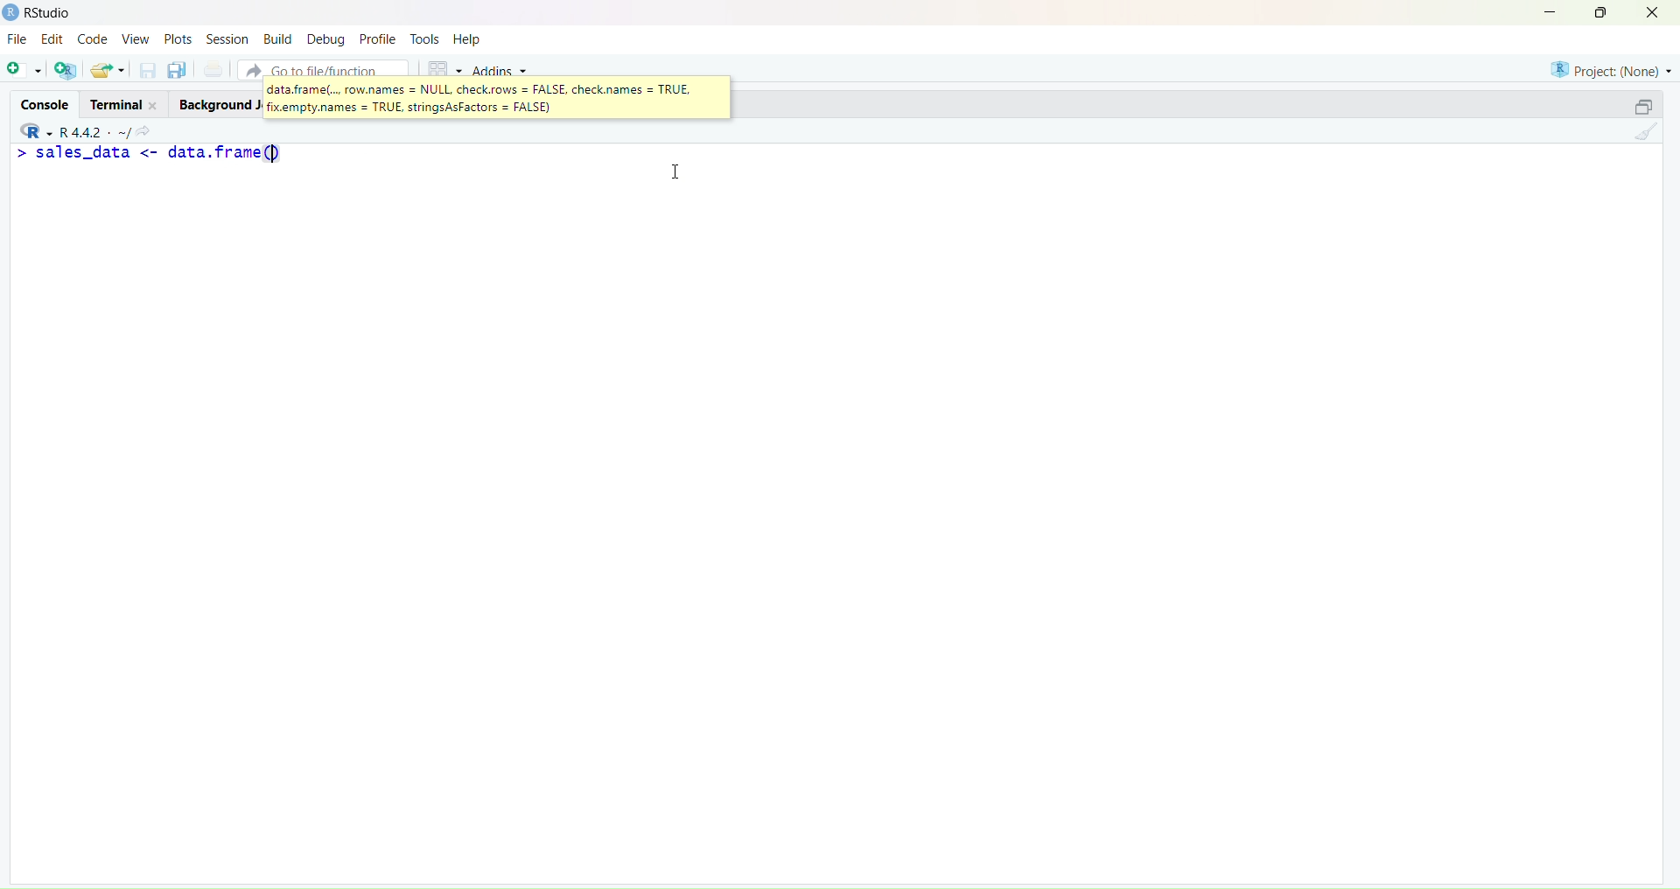  I want to click on Profile, so click(378, 40).